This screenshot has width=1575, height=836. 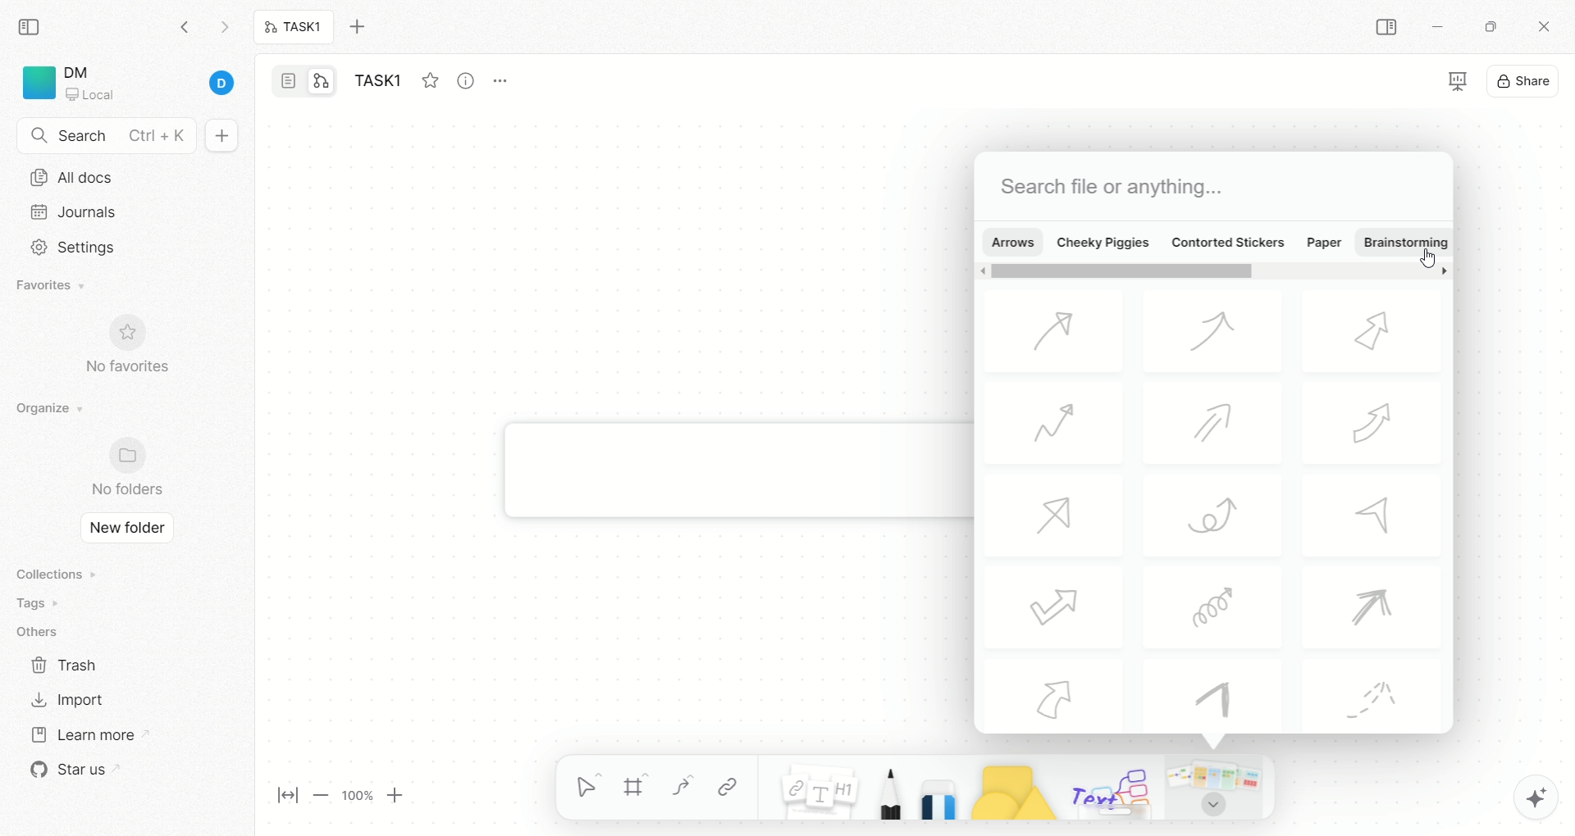 What do you see at coordinates (41, 633) in the screenshot?
I see `others` at bounding box center [41, 633].